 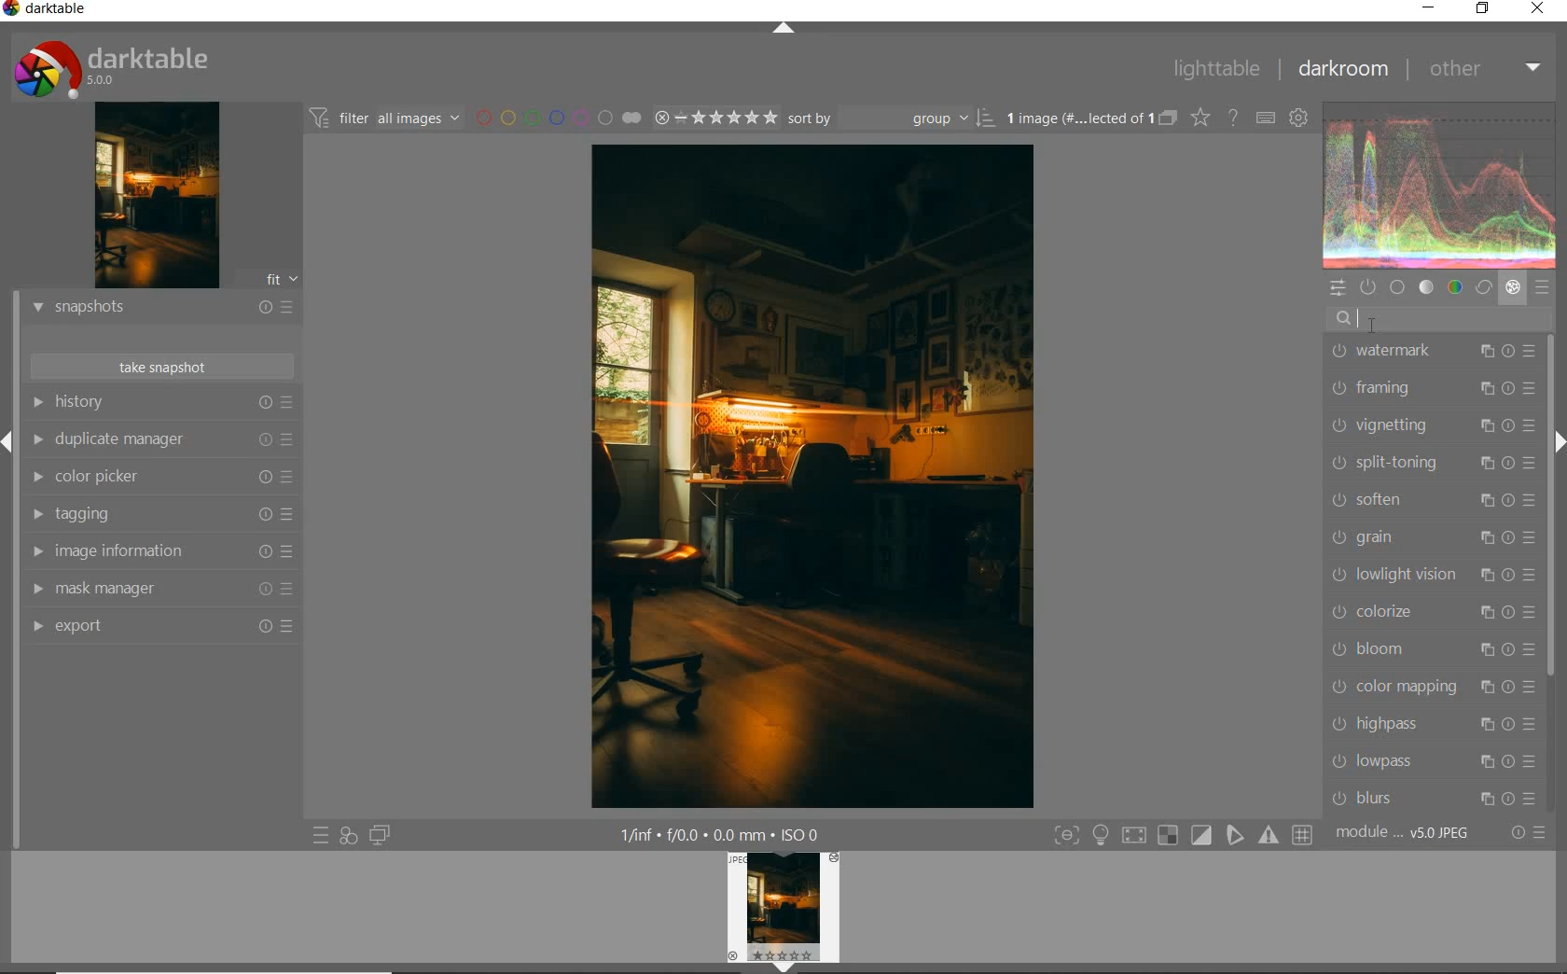 What do you see at coordinates (159, 308) in the screenshot?
I see `snapshots` at bounding box center [159, 308].